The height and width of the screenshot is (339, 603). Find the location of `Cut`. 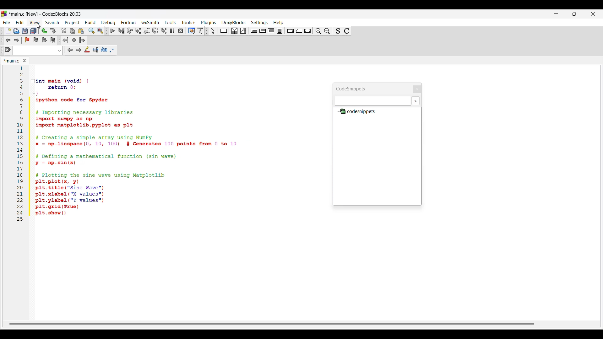

Cut is located at coordinates (64, 30).